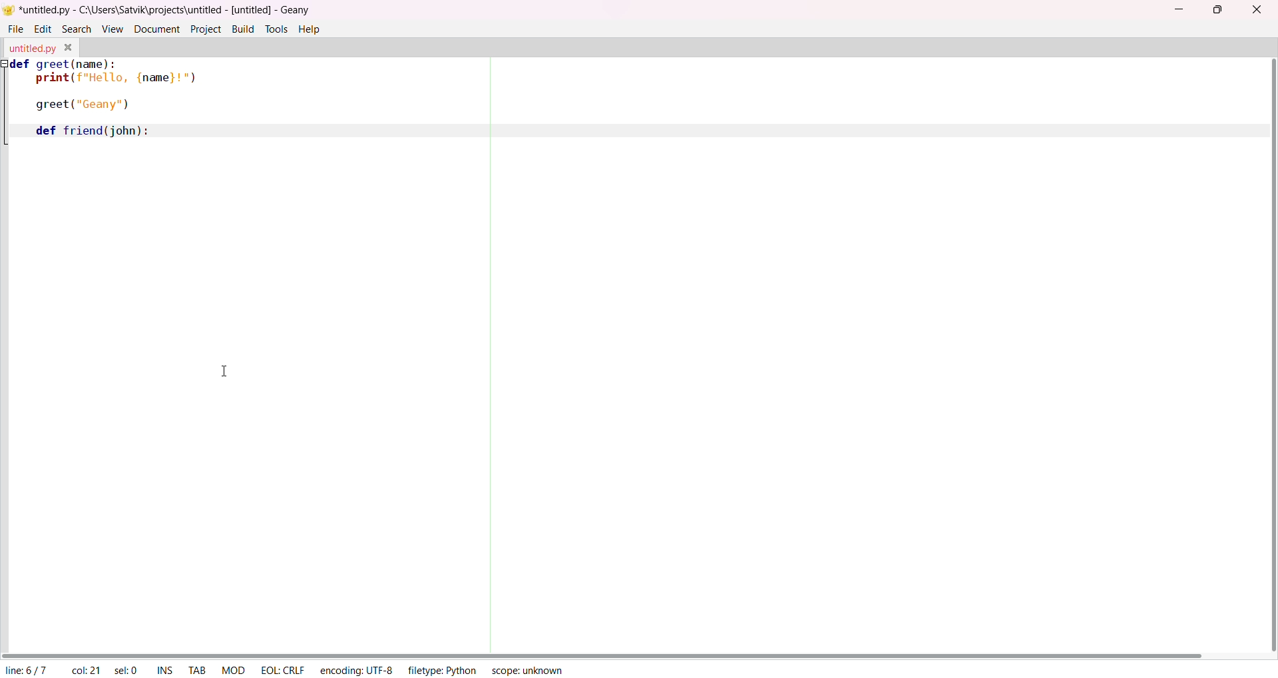 This screenshot has height=678, width=1278. I want to click on vertical scroll bar, so click(1267, 356).